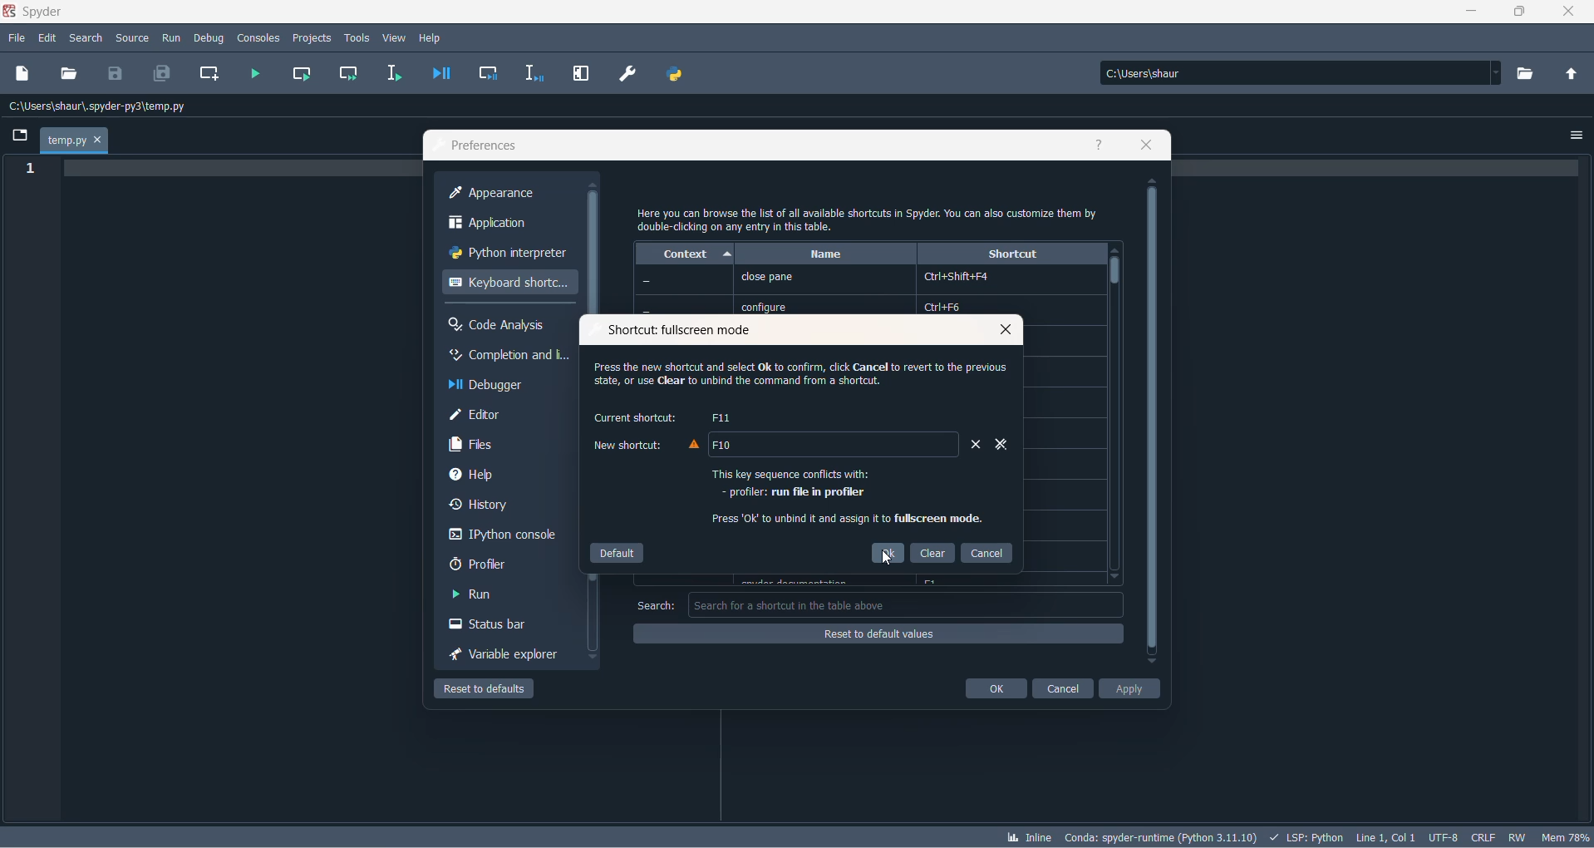 Image resolution: width=1594 pixels, height=848 pixels. What do you see at coordinates (116, 72) in the screenshot?
I see `save` at bounding box center [116, 72].